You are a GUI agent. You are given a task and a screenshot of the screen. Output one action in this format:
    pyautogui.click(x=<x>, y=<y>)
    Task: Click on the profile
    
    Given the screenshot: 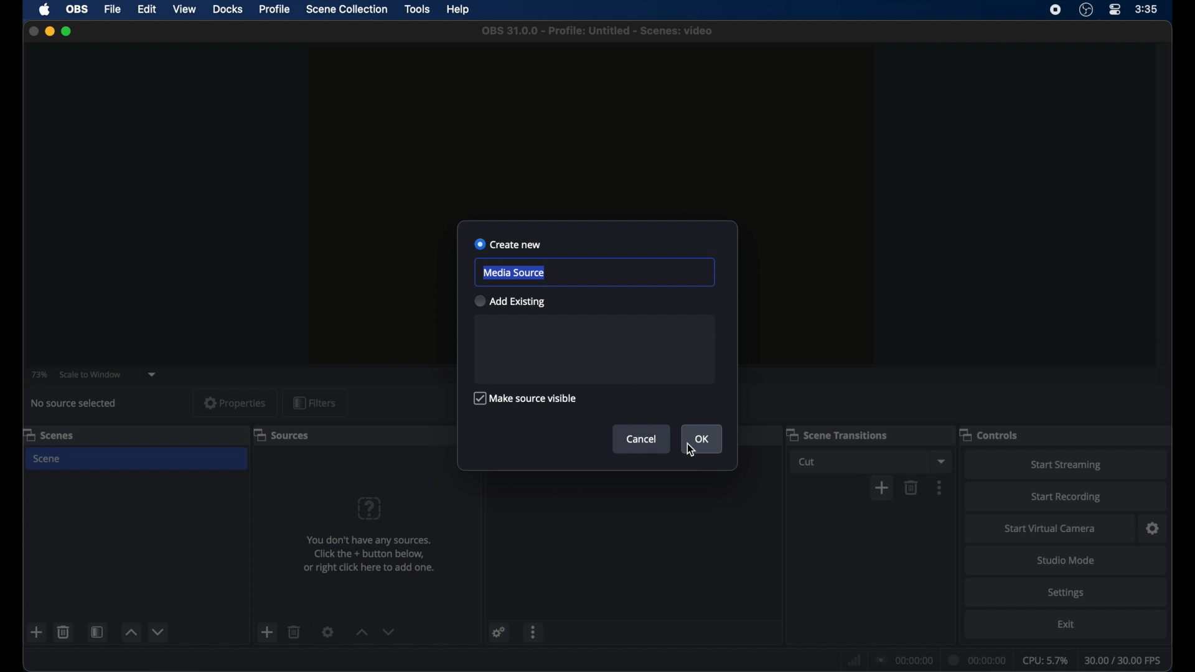 What is the action you would take?
    pyautogui.click(x=276, y=9)
    